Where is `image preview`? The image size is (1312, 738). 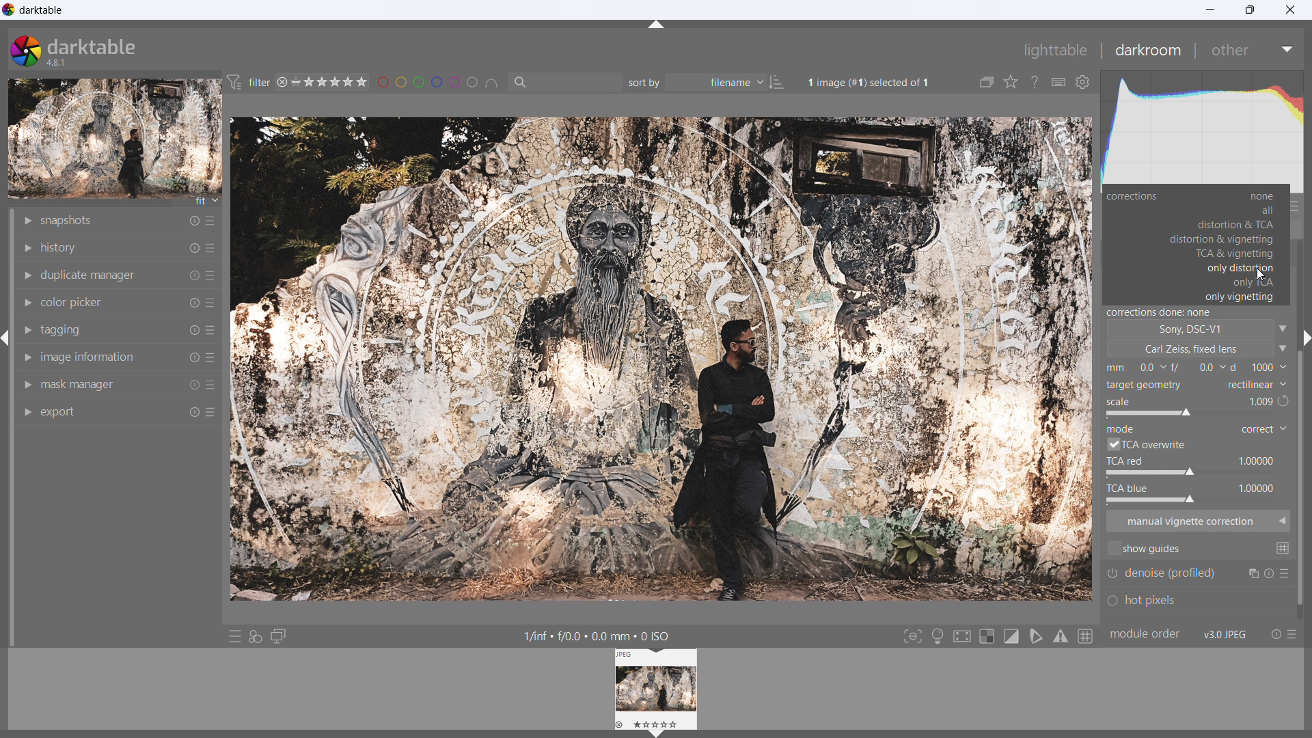 image preview is located at coordinates (114, 136).